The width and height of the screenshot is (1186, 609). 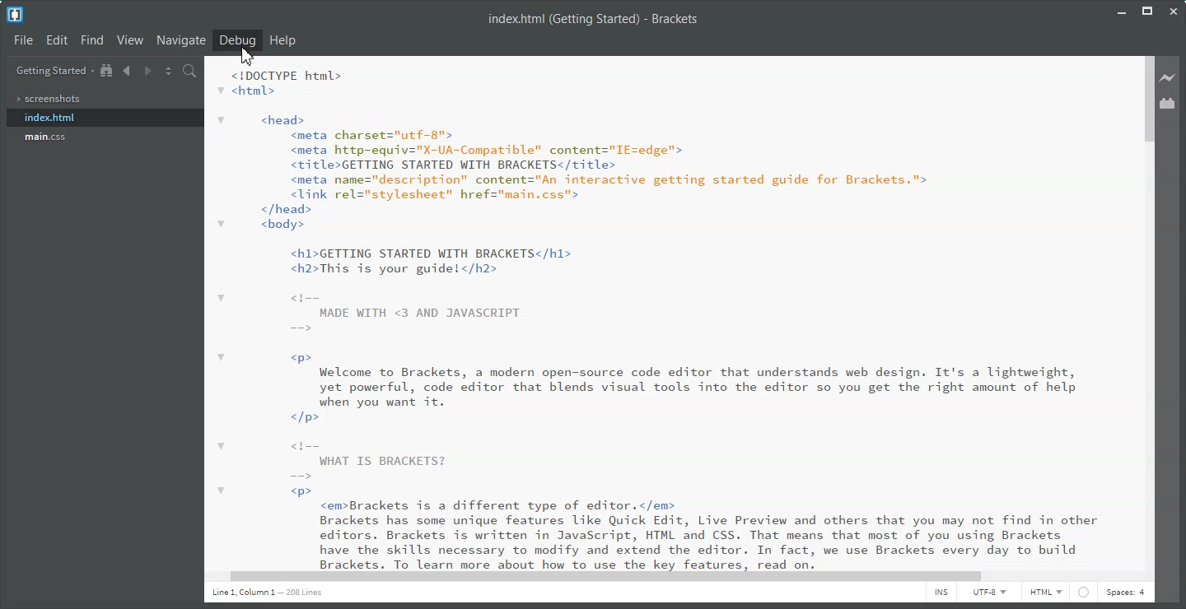 I want to click on Navigate Forward, so click(x=146, y=72).